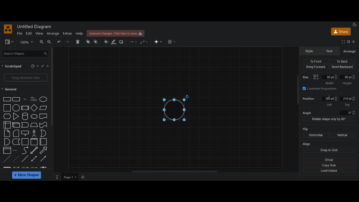 The width and height of the screenshot is (359, 202). I want to click on text, so click(330, 51).